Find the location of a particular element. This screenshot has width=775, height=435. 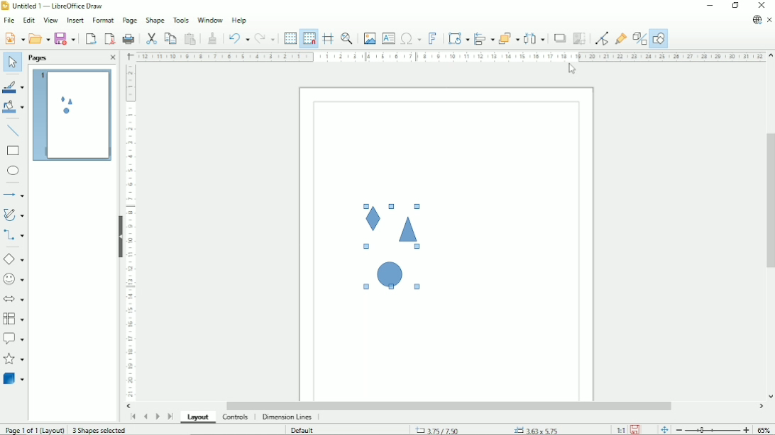

Toggle point edit mode is located at coordinates (601, 38).